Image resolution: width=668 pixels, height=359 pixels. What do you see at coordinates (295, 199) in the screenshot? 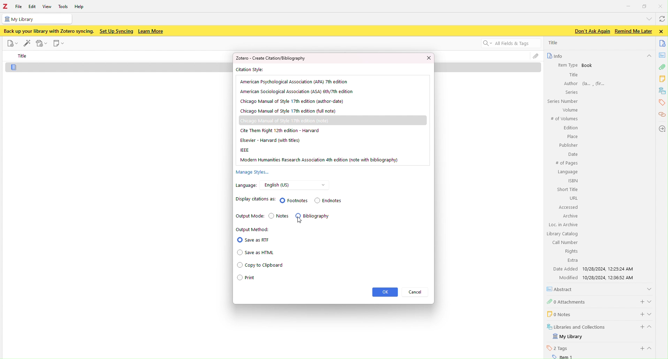
I see `display citations` at bounding box center [295, 199].